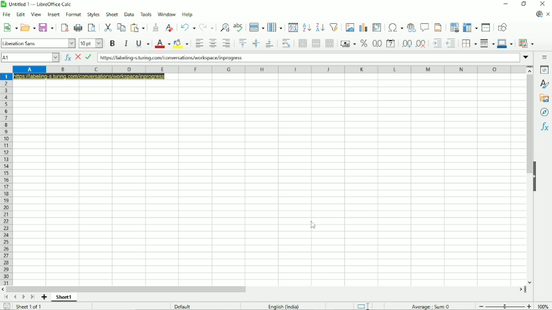 The image size is (552, 310). What do you see at coordinates (242, 42) in the screenshot?
I see `Align top` at bounding box center [242, 42].